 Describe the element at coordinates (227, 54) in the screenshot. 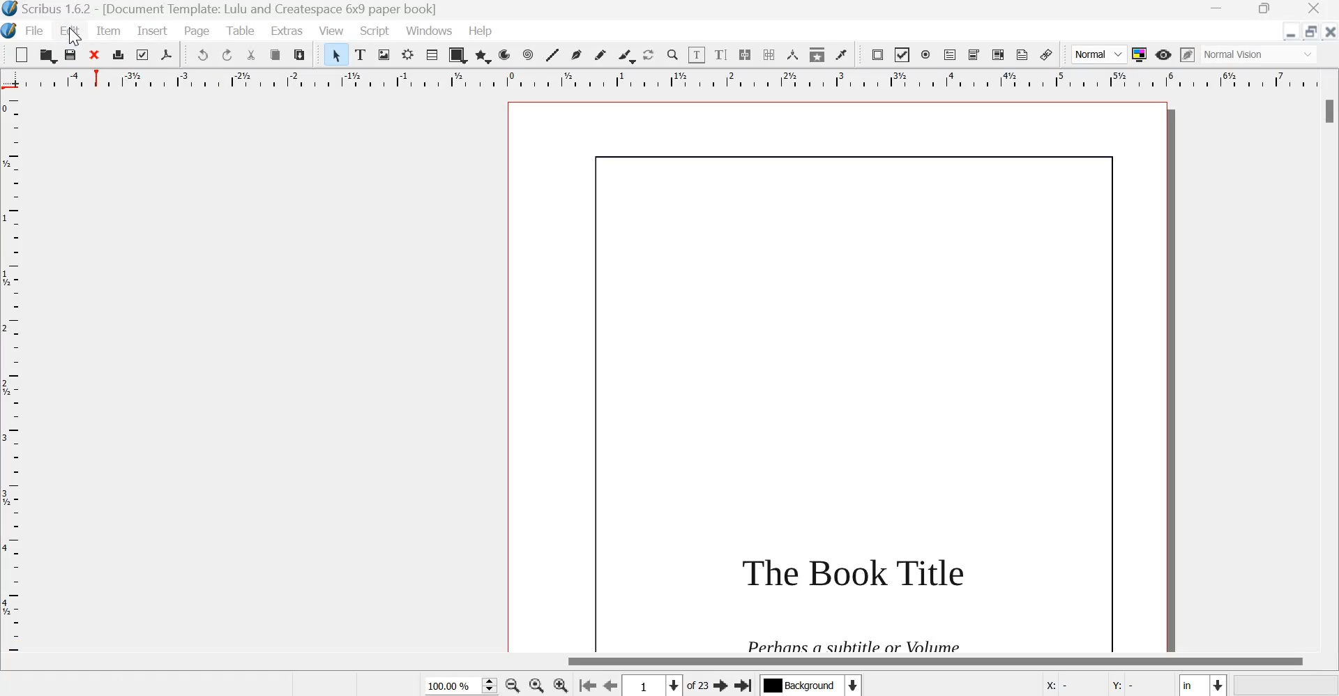

I see `redo` at that location.